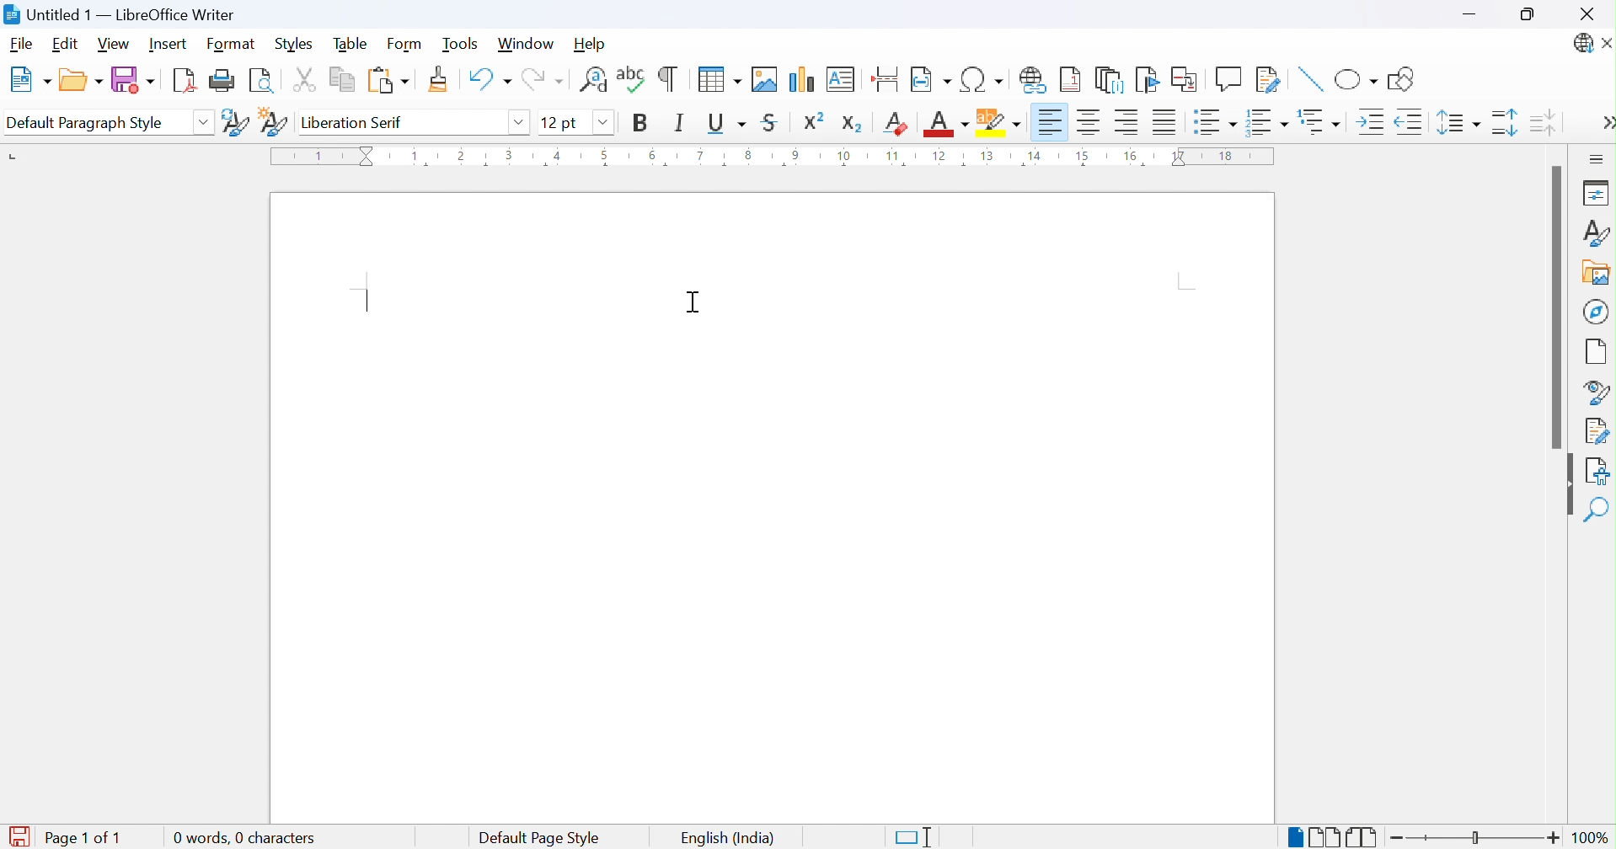 The image size is (1616, 849). I want to click on Check spelling, so click(634, 78).